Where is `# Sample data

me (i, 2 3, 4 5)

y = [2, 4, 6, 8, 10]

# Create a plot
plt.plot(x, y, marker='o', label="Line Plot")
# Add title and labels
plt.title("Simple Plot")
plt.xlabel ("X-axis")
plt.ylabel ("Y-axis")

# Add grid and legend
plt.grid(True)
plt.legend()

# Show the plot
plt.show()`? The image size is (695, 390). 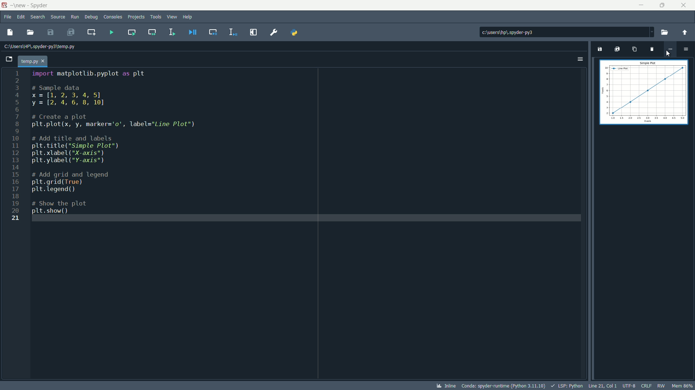
# Sample data

me (i, 2 3, 4 5)

y = [2, 4, 6, 8, 10]

# Create a plot
plt.plot(x, y, marker='o', label="Line Plot")
# Add title and labels
plt.title("Simple Plot")
plt.xlabel ("X-axis")
plt.ylabel ("Y-axis")

# Add grid and legend
plt.grid(True)
plt.legend()

# Show the plot
plt.show() is located at coordinates (123, 152).